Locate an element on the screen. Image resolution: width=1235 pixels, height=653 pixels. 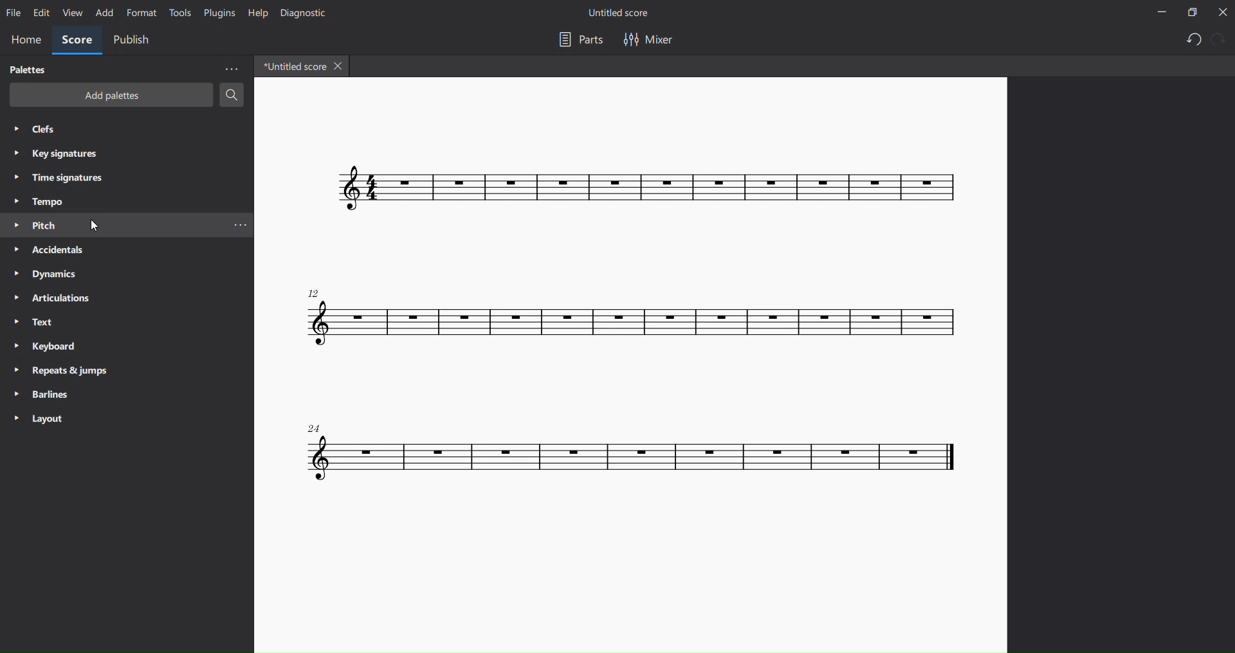
add is located at coordinates (102, 12).